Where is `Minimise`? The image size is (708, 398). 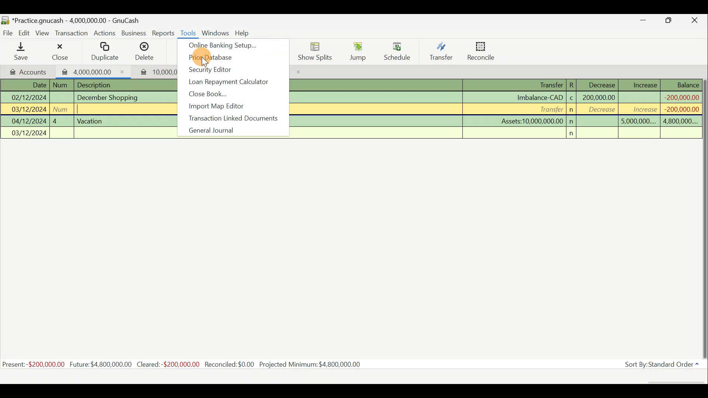 Minimise is located at coordinates (644, 22).